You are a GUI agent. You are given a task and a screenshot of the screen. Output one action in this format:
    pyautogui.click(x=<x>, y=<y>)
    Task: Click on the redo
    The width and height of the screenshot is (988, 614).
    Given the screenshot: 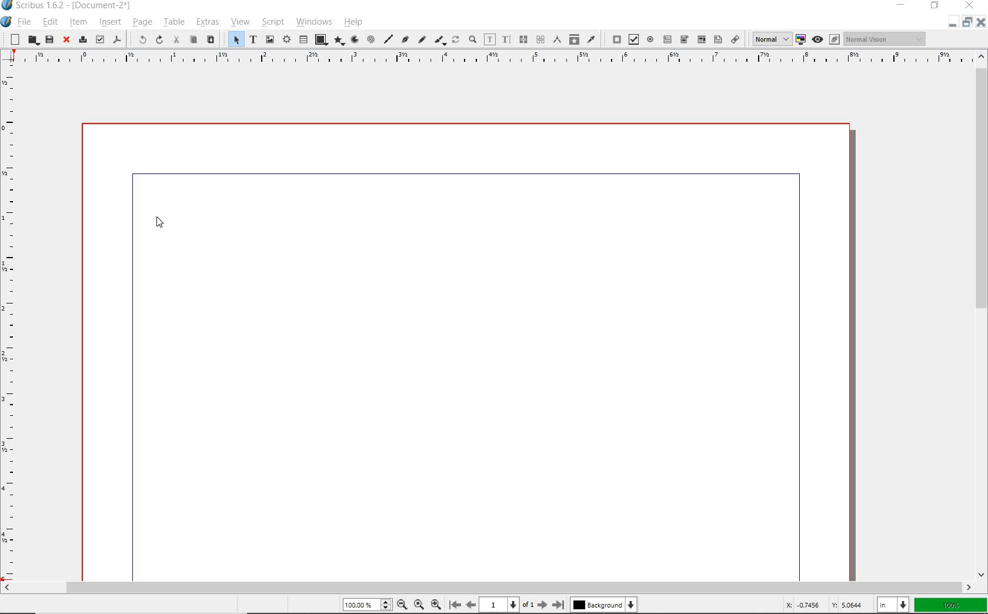 What is the action you would take?
    pyautogui.click(x=159, y=39)
    